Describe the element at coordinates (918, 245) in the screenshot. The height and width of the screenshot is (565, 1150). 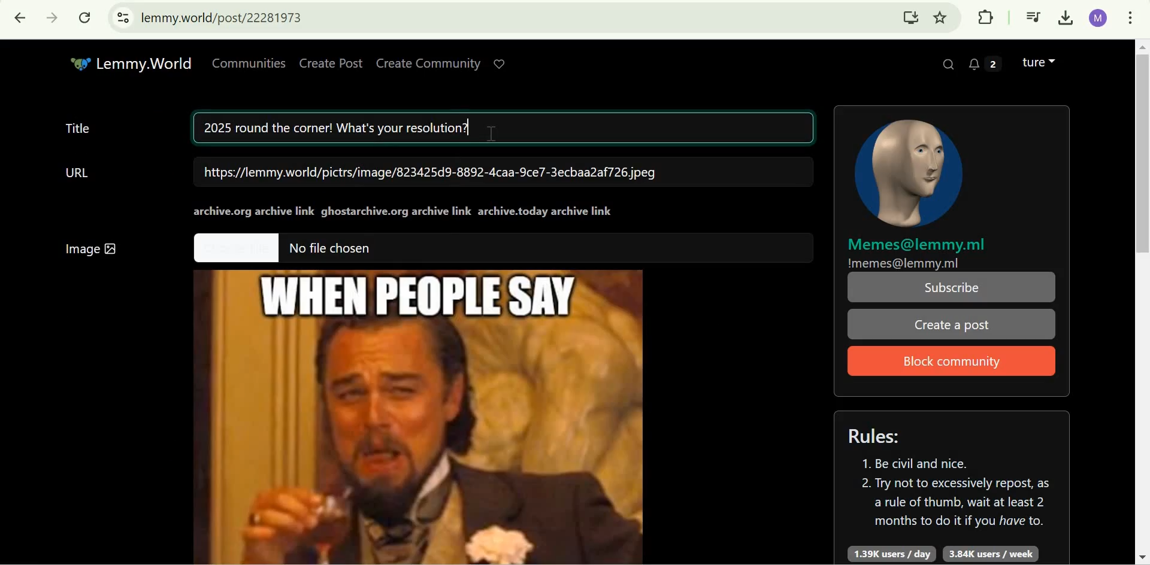
I see `Memes@lemmy.ml` at that location.